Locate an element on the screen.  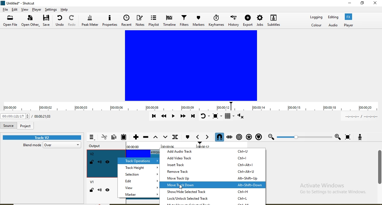
Player is located at coordinates (37, 10).